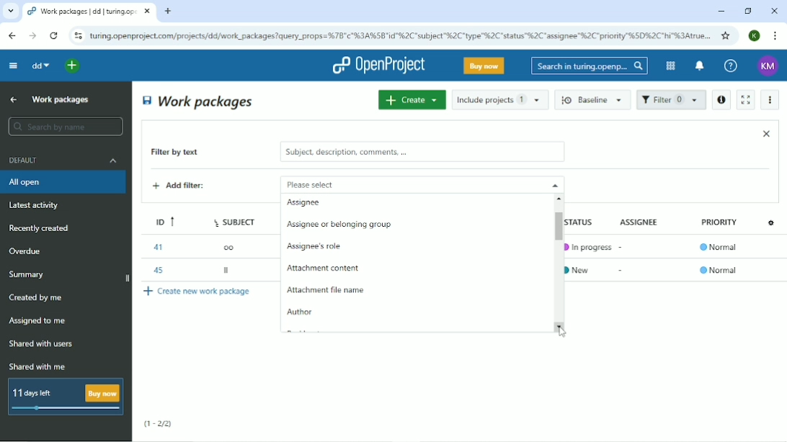 The image size is (787, 442). Describe the element at coordinates (65, 127) in the screenshot. I see `Search by name` at that location.